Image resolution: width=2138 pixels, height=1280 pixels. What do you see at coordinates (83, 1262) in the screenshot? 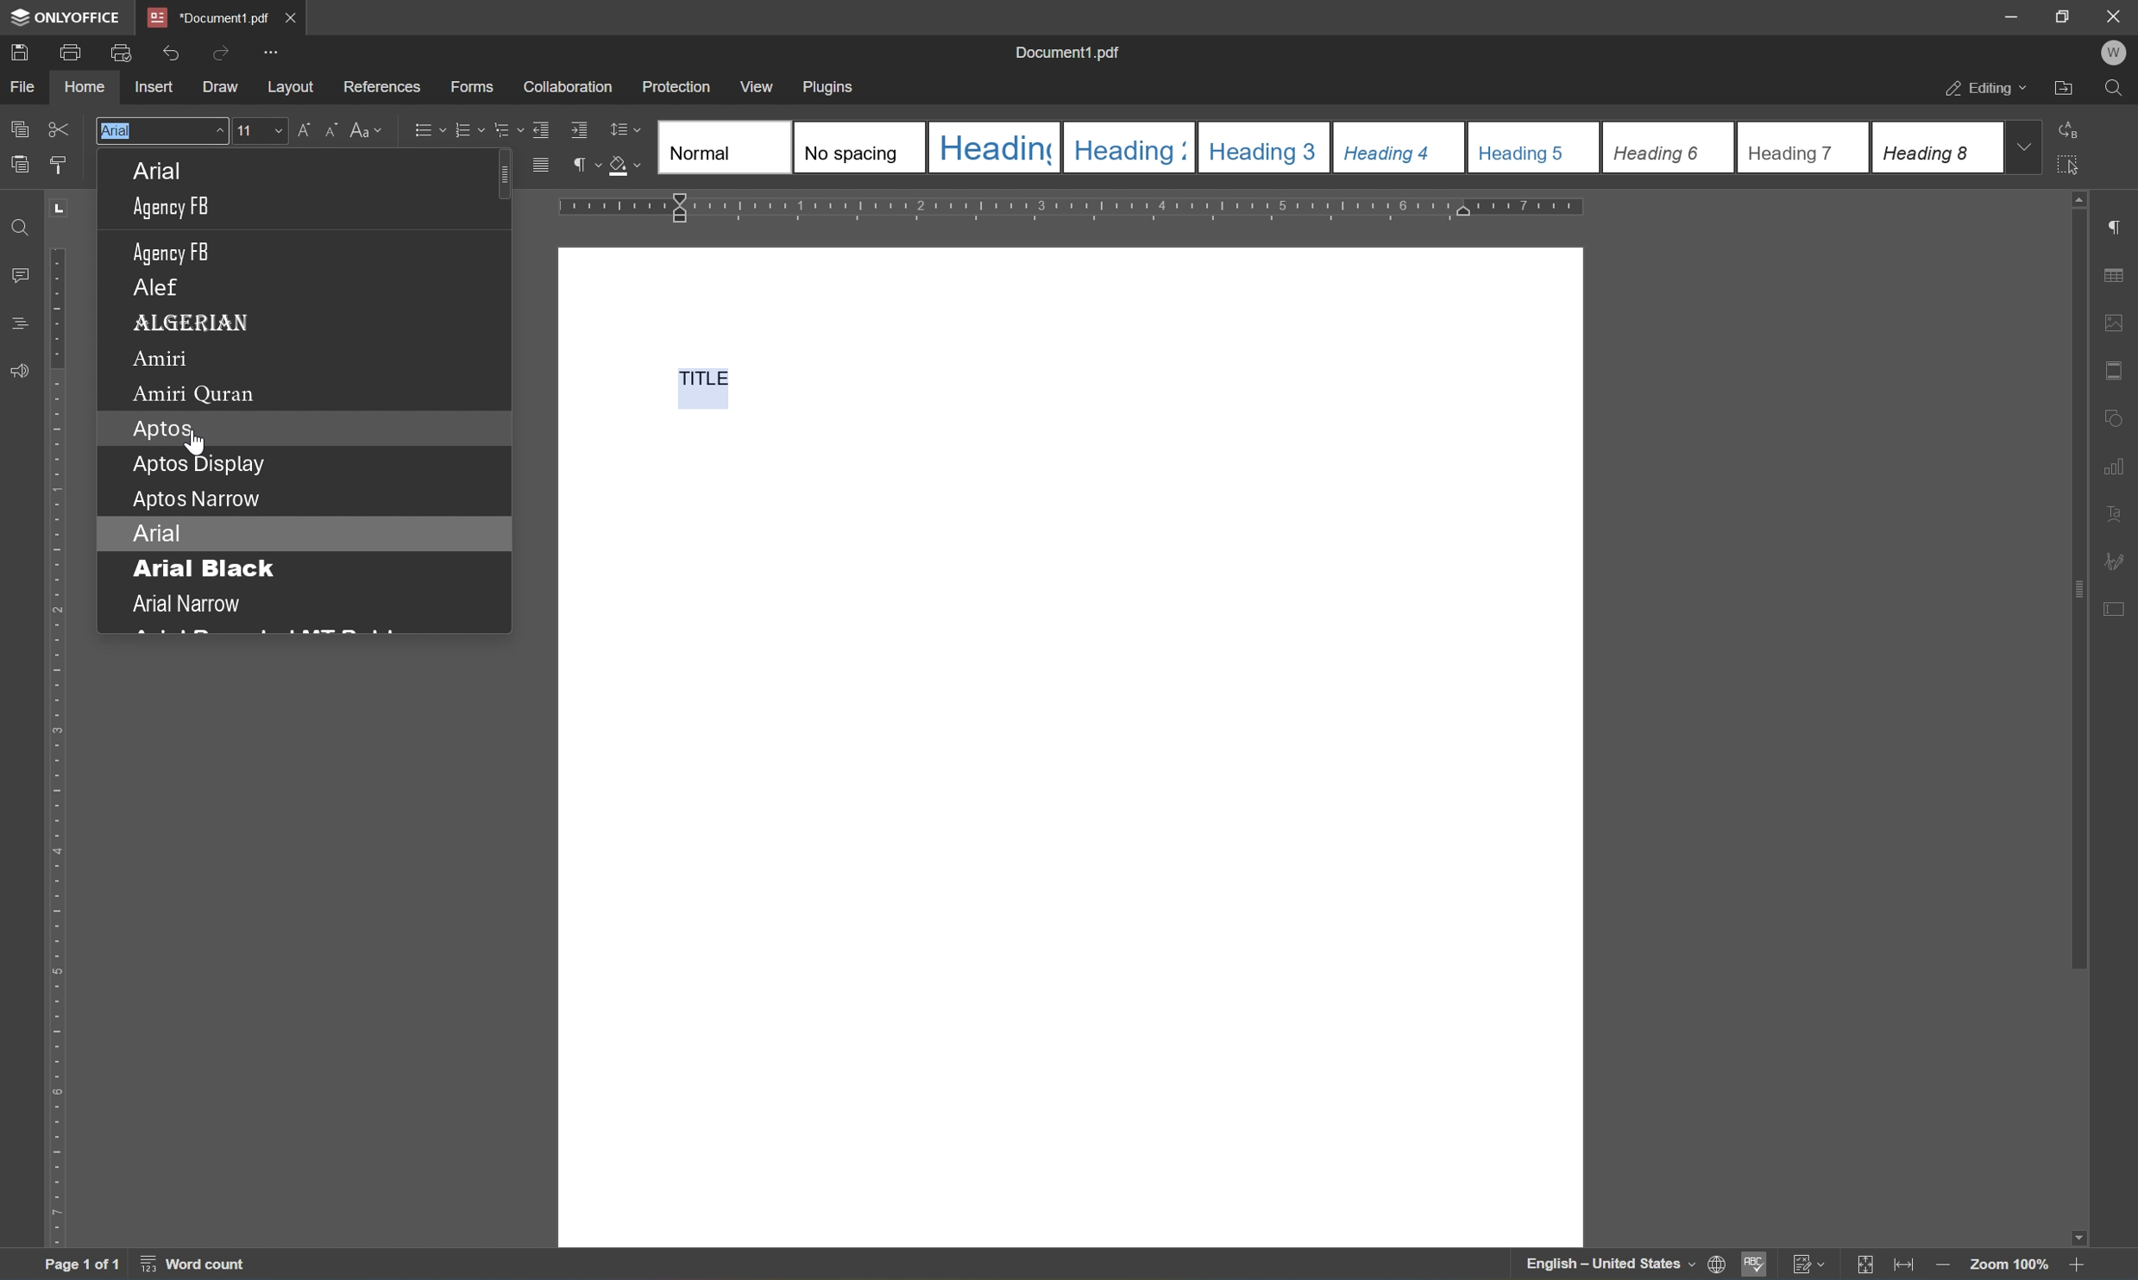
I see `page 1 of 1` at bounding box center [83, 1262].